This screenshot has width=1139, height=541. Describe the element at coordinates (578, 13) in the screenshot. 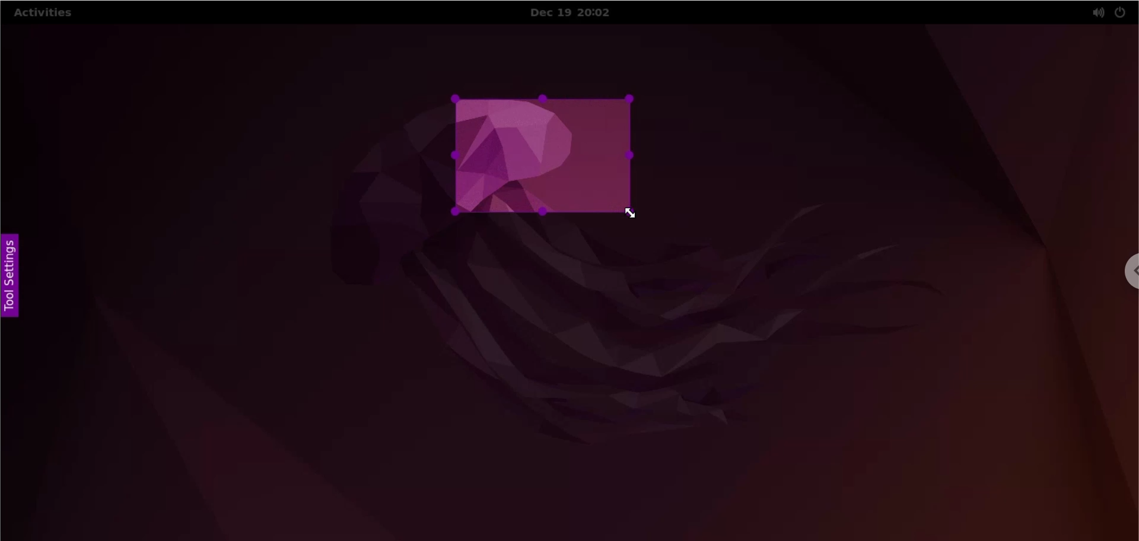

I see `Dec 19 20:02` at that location.